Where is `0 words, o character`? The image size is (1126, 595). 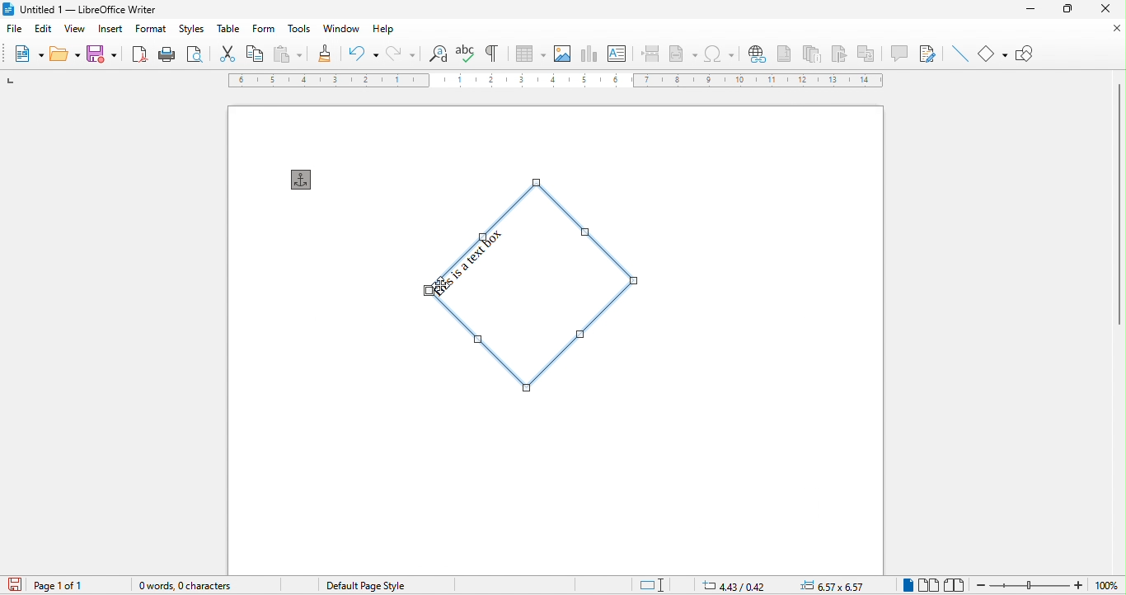 0 words, o character is located at coordinates (202, 586).